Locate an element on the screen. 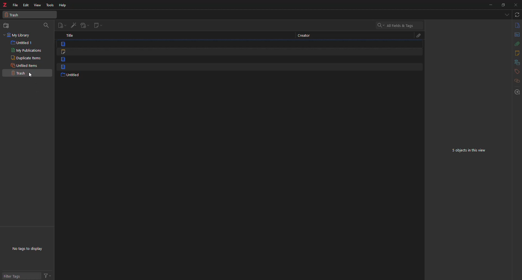  trash is located at coordinates (29, 73).